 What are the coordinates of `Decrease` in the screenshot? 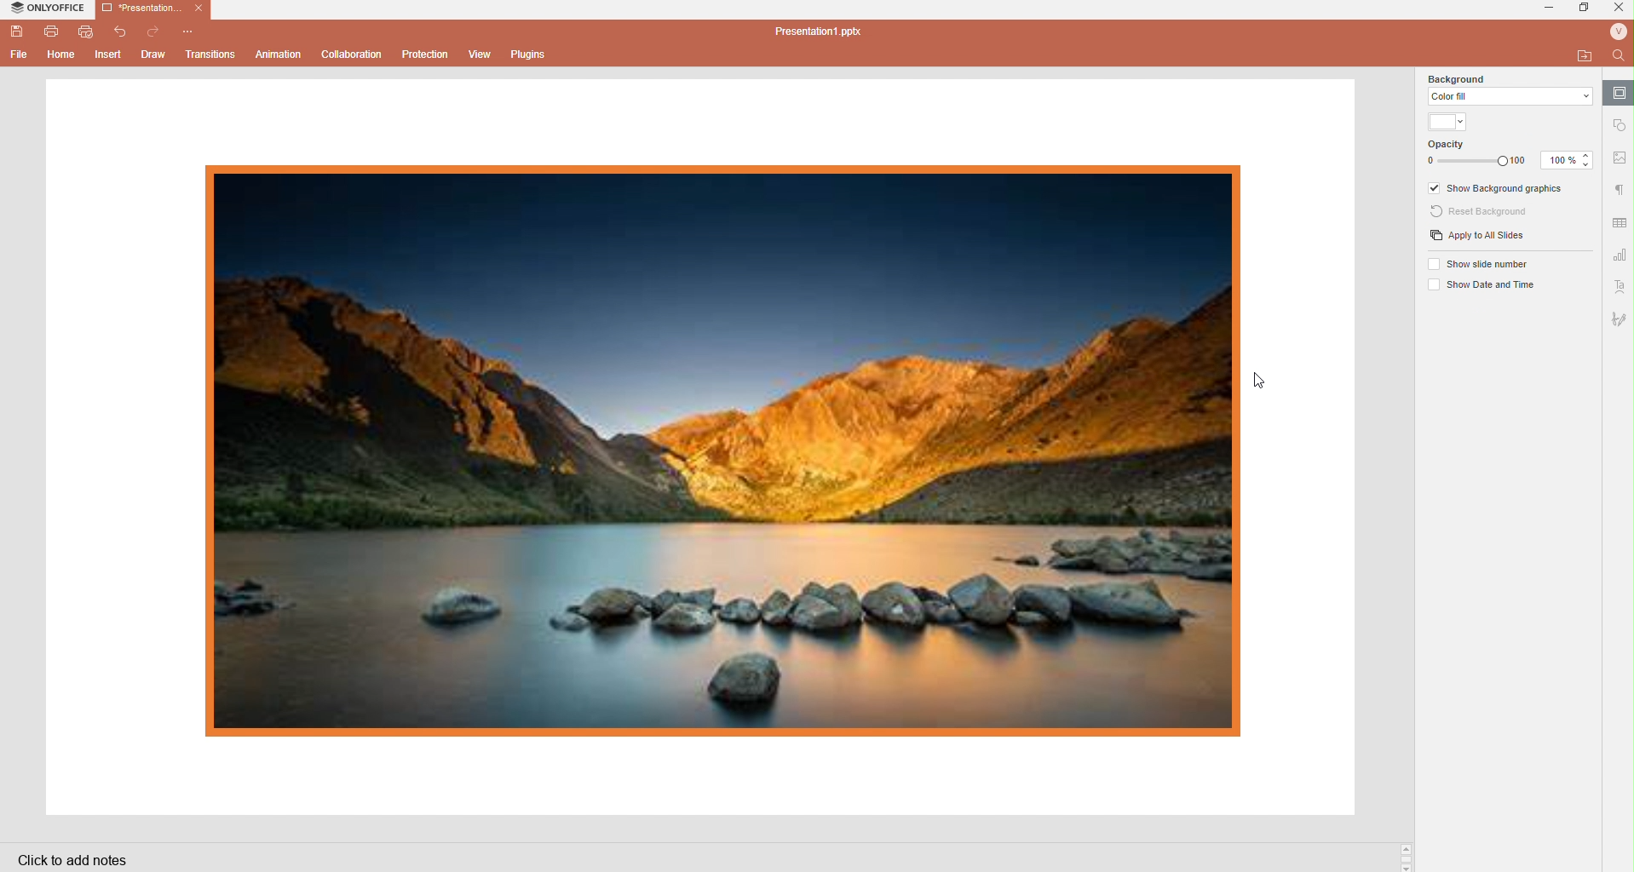 It's located at (1590, 164).